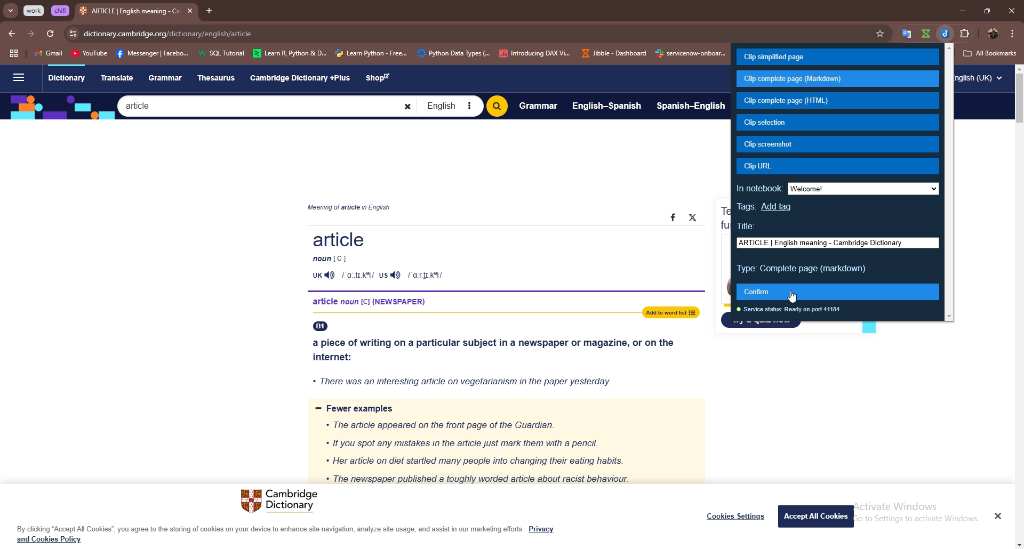  What do you see at coordinates (219, 78) in the screenshot?
I see `Thesaurus.` at bounding box center [219, 78].